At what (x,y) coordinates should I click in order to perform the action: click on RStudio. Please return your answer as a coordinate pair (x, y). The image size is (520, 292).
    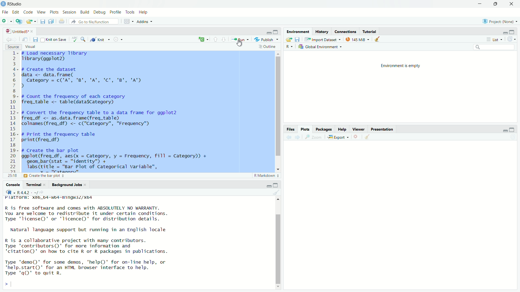
    Looking at the image, I should click on (17, 4).